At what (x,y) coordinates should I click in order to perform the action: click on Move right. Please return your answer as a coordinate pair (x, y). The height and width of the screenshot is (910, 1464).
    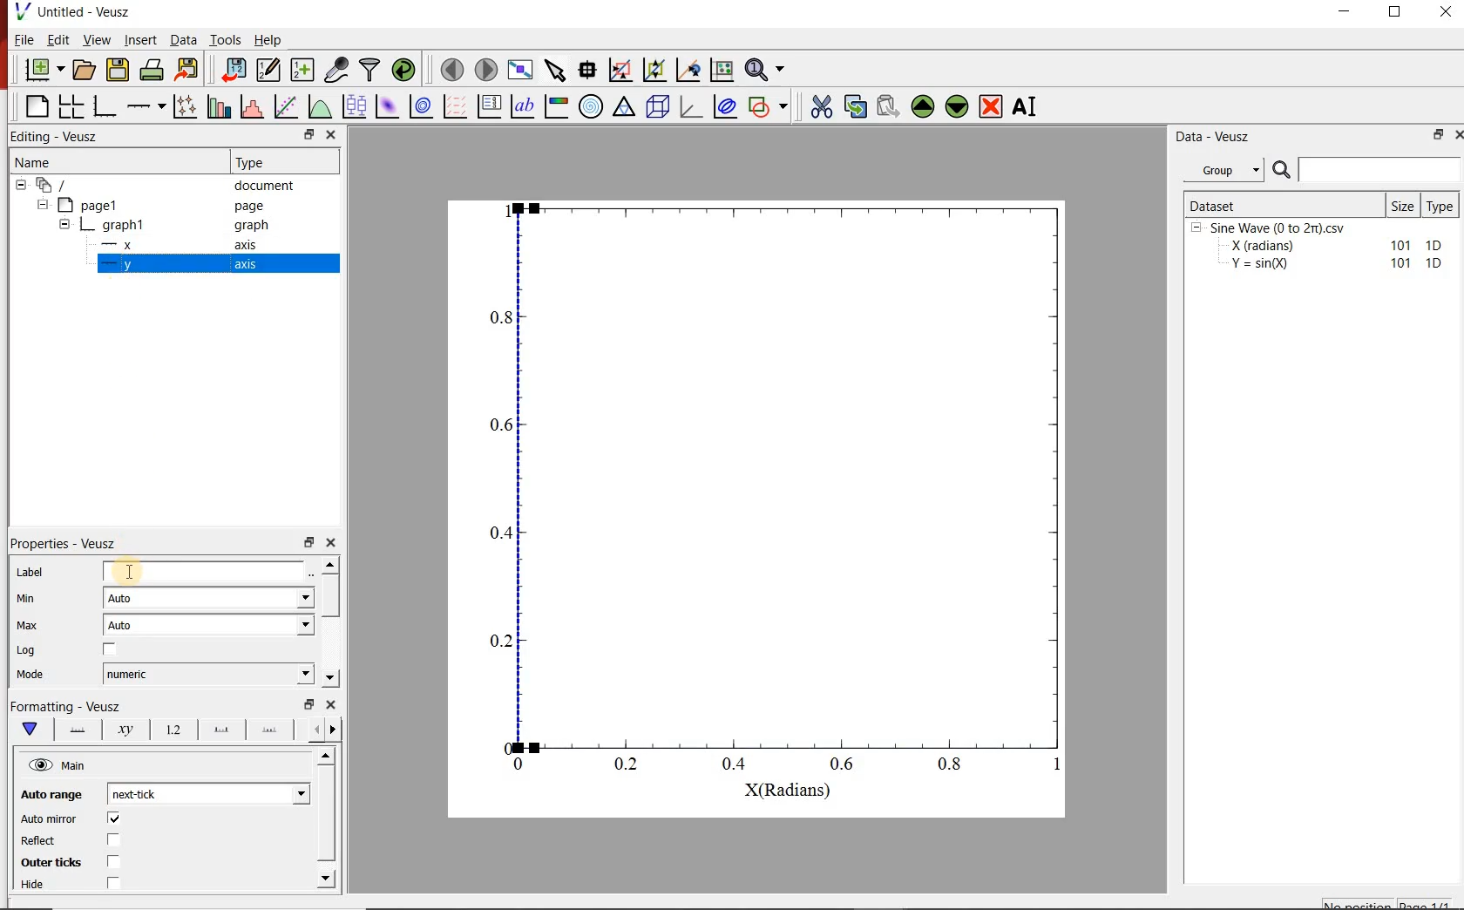
    Looking at the image, I should click on (335, 730).